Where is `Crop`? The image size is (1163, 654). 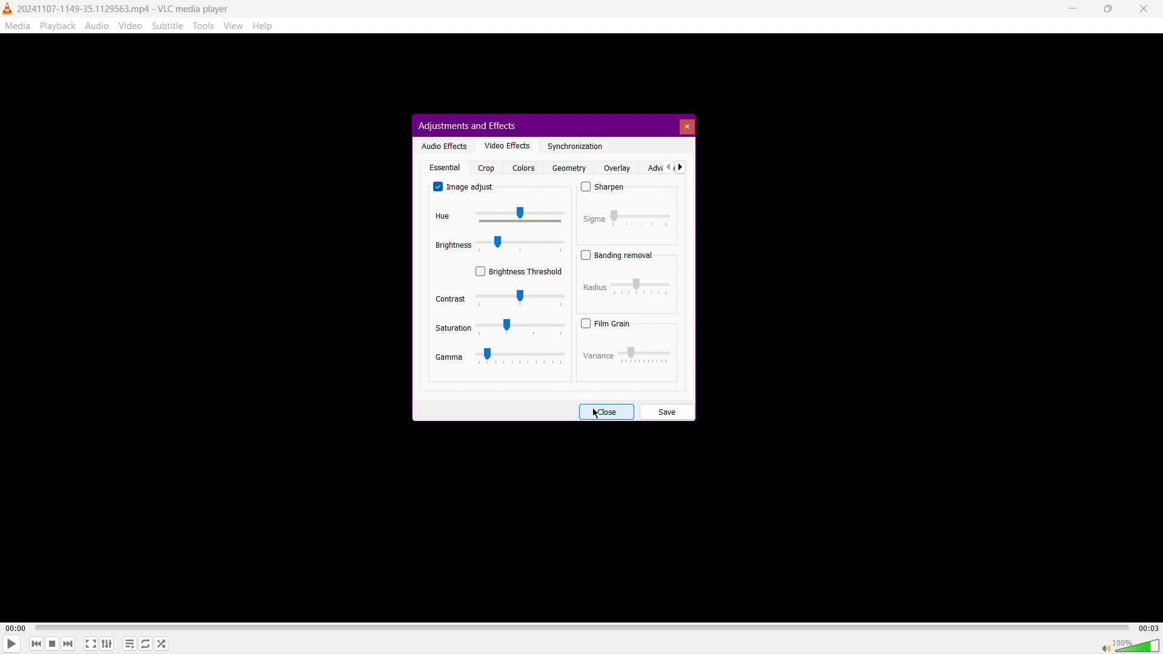
Crop is located at coordinates (486, 168).